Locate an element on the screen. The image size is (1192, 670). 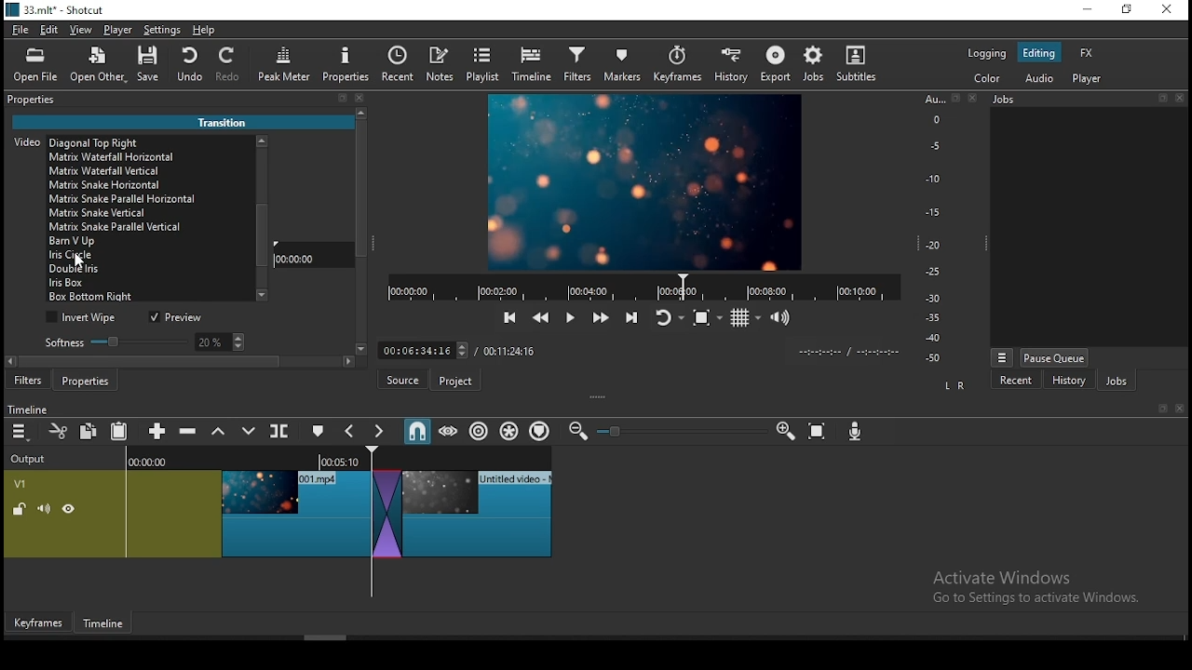
undo is located at coordinates (191, 65).